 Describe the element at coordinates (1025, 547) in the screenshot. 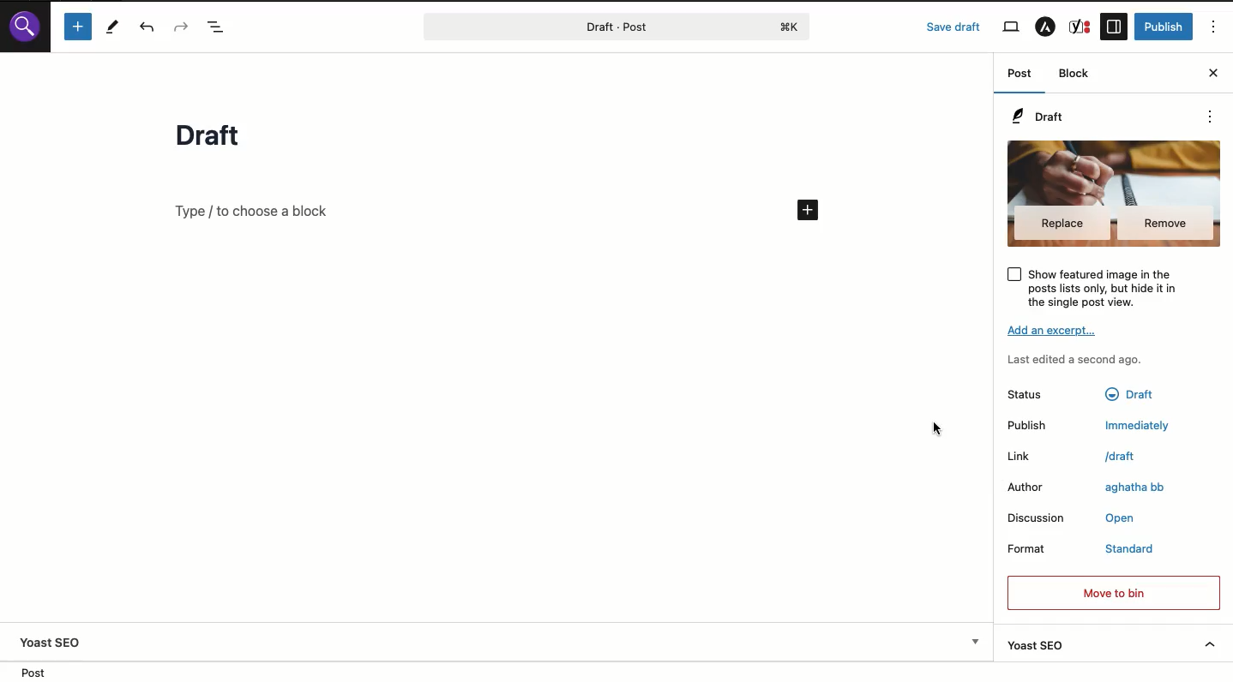

I see `Format ` at that location.